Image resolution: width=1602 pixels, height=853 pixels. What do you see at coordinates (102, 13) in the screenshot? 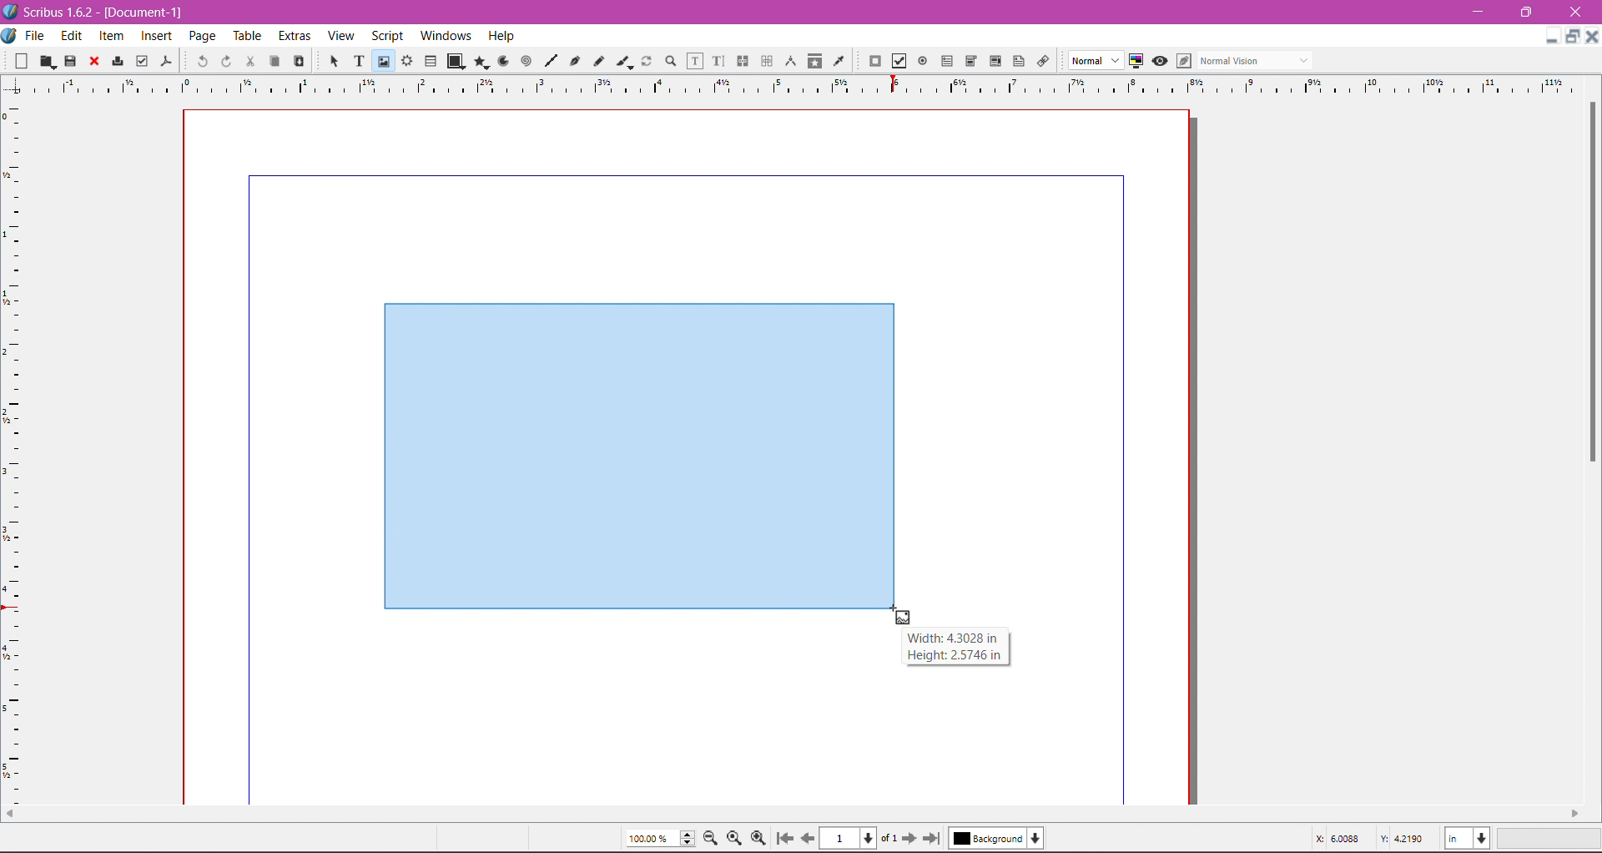
I see `Application Name, Version - Document Title` at bounding box center [102, 13].